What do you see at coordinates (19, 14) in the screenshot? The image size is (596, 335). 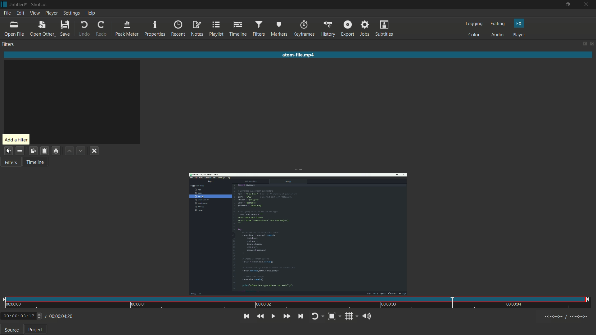 I see `edit menu` at bounding box center [19, 14].